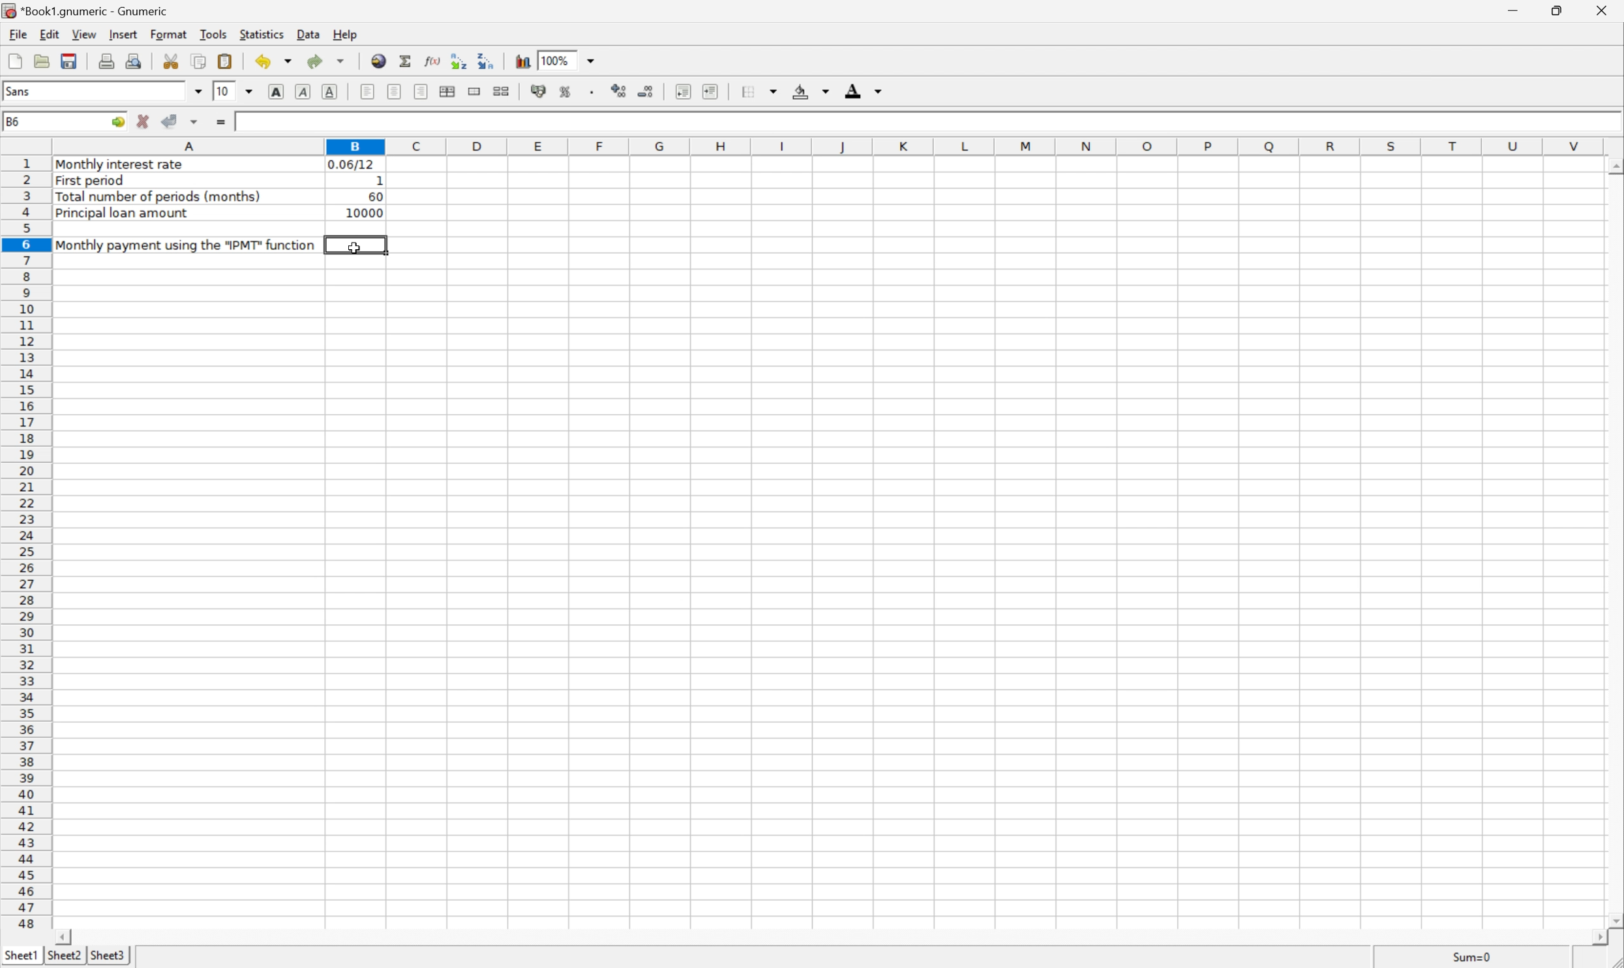 The height and width of the screenshot is (968, 1624). I want to click on Sum in current cell, so click(403, 61).